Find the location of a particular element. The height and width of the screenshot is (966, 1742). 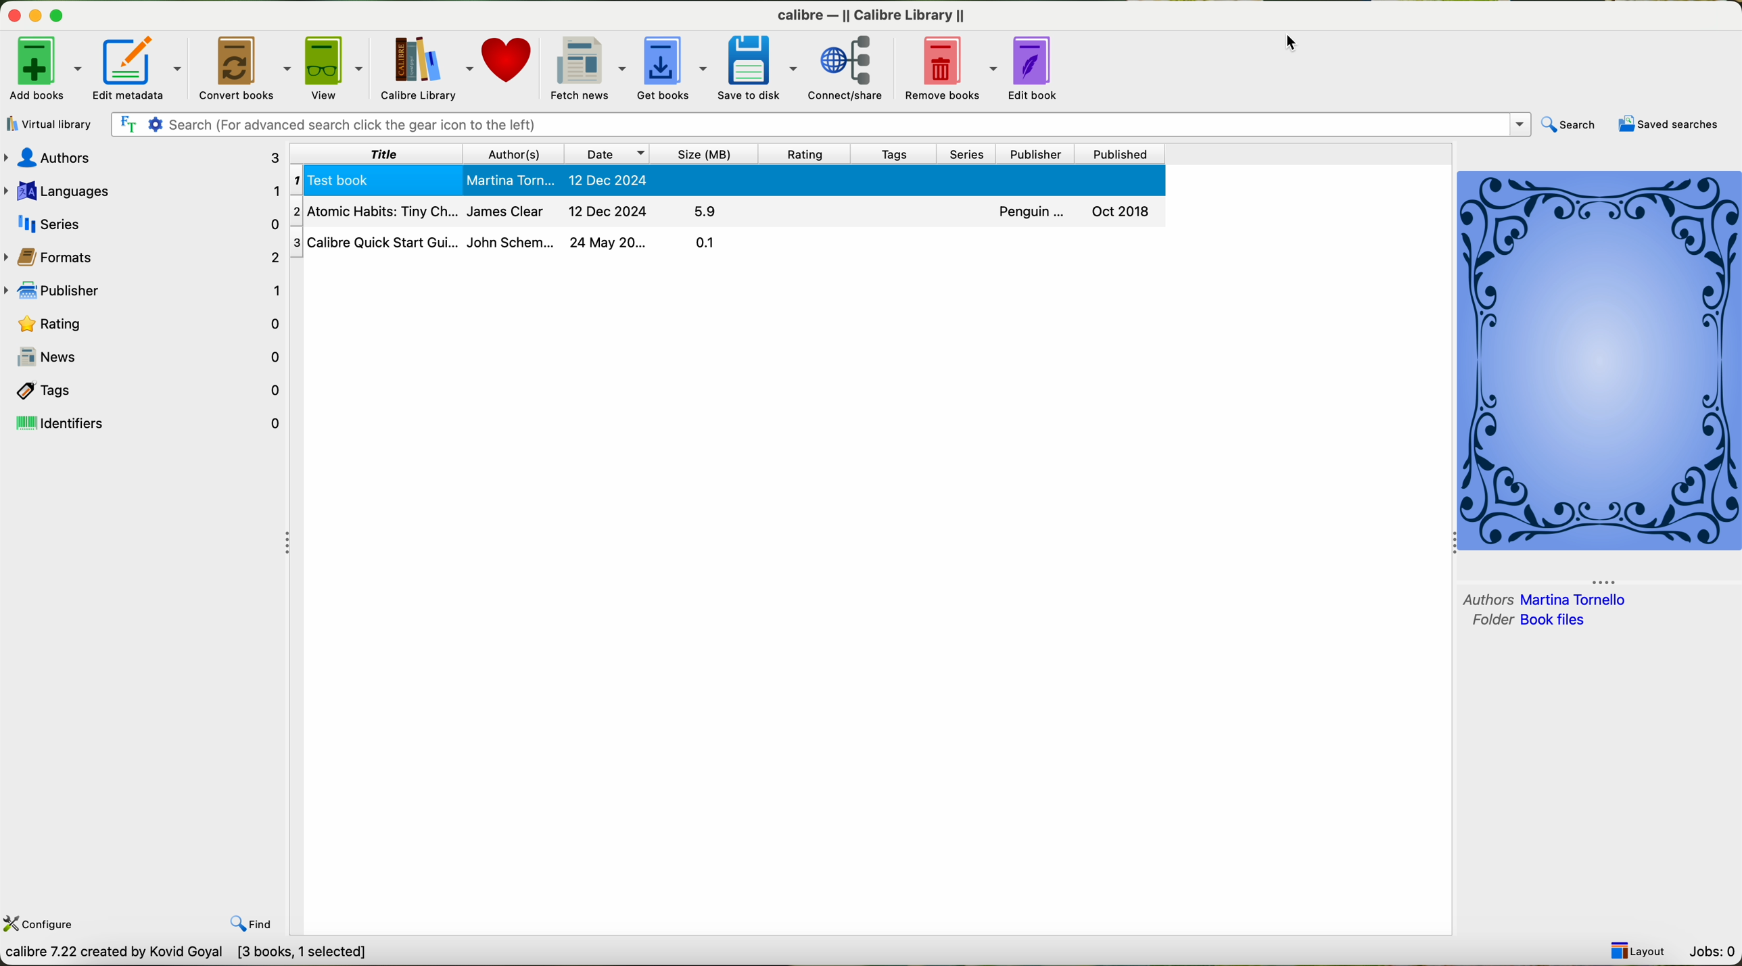

click on add books options is located at coordinates (45, 68).